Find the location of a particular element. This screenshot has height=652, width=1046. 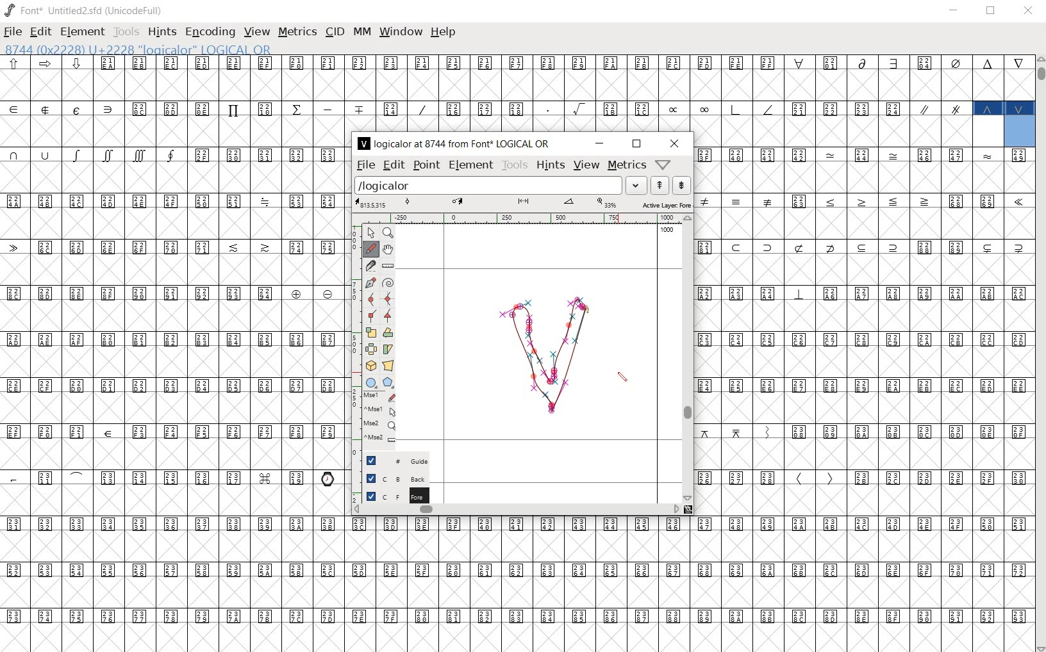

draw a freehand curve is located at coordinates (371, 249).